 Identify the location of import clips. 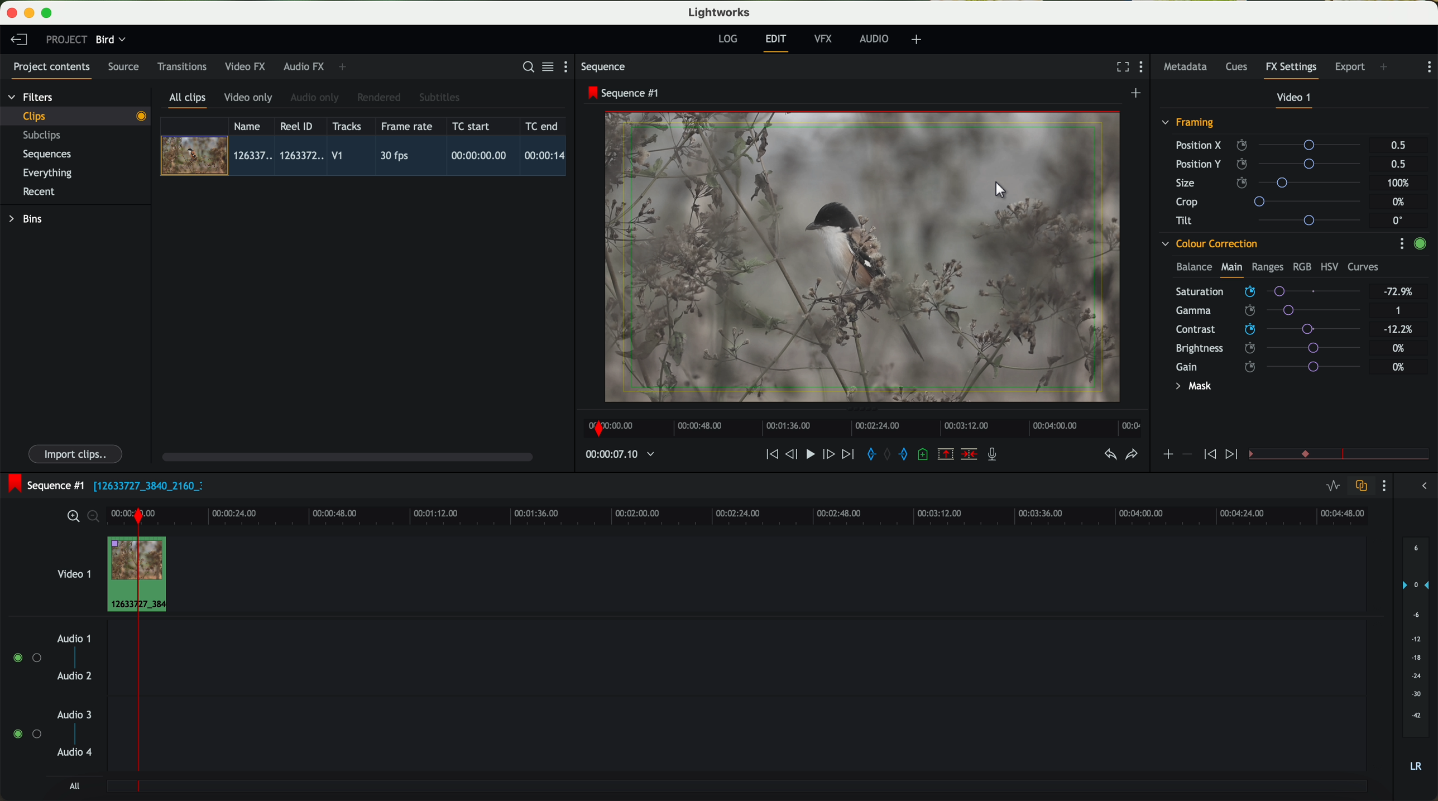
(77, 453).